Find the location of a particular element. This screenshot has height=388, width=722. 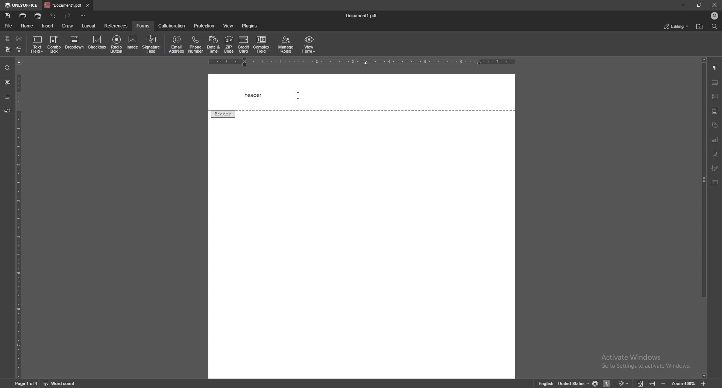

close tab is located at coordinates (88, 5).